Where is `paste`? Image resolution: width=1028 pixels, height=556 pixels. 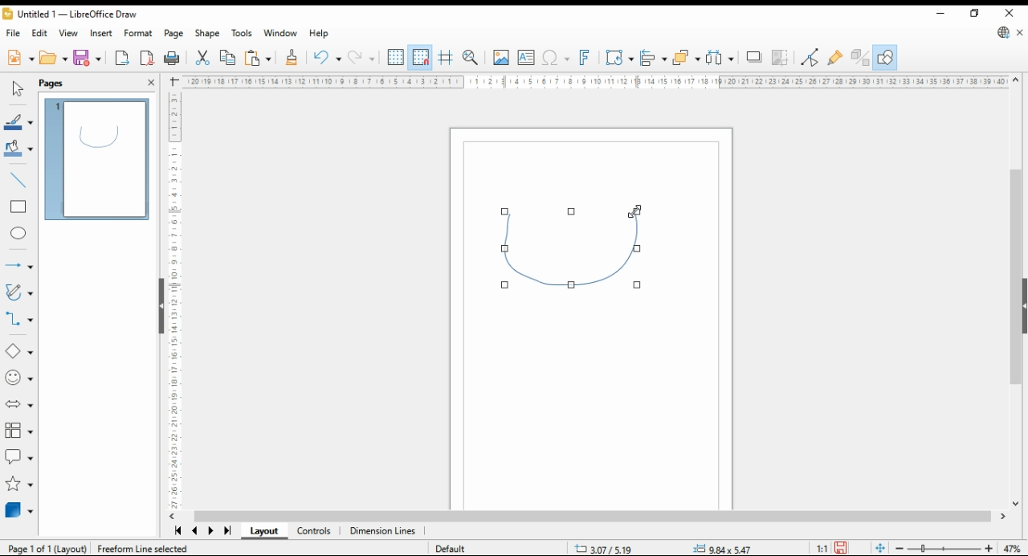 paste is located at coordinates (257, 59).